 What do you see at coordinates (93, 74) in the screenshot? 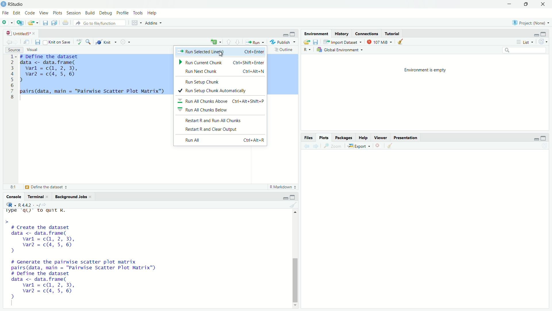
I see `# DeTine the dataset
data <- data.frame(
varl = c(1, 2, 3),
var = c(4, 5, 6)
)
pairs(data, main = "Pairwise Scatter Plot Matrix")` at bounding box center [93, 74].